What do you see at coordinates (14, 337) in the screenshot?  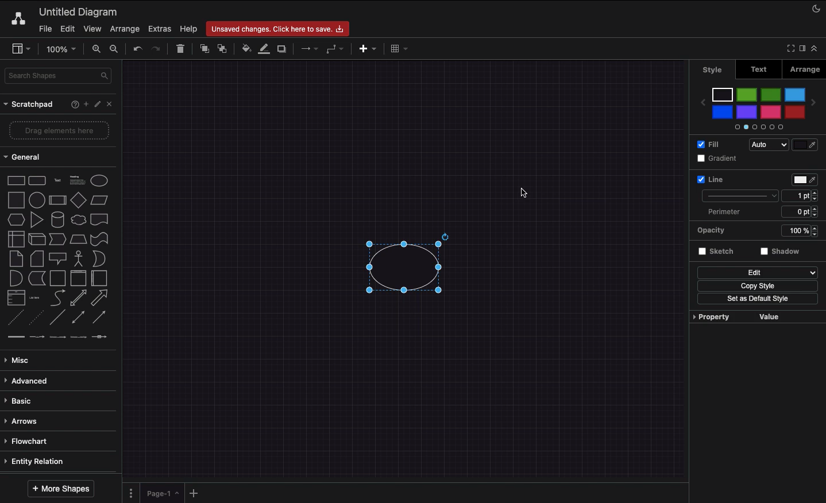 I see `connector 1` at bounding box center [14, 337].